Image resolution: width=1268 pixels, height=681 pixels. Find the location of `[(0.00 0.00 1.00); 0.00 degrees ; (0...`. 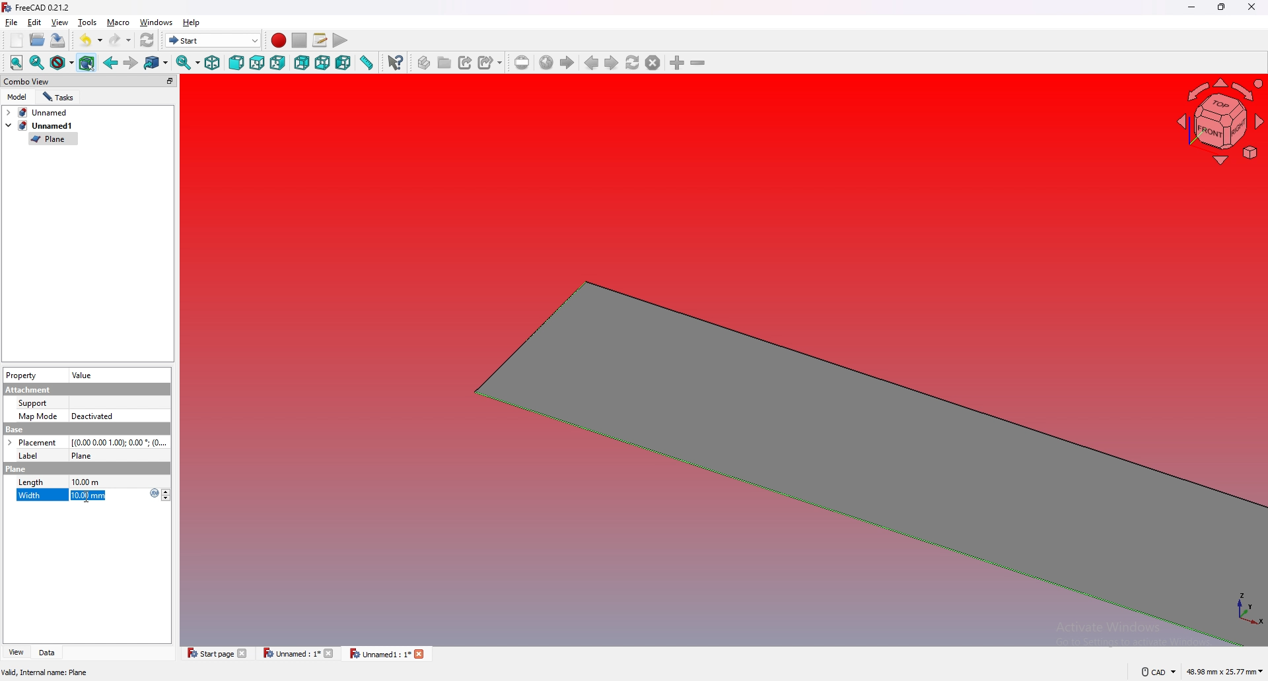

[(0.00 0.00 1.00); 0.00 degrees ; (0... is located at coordinates (121, 441).